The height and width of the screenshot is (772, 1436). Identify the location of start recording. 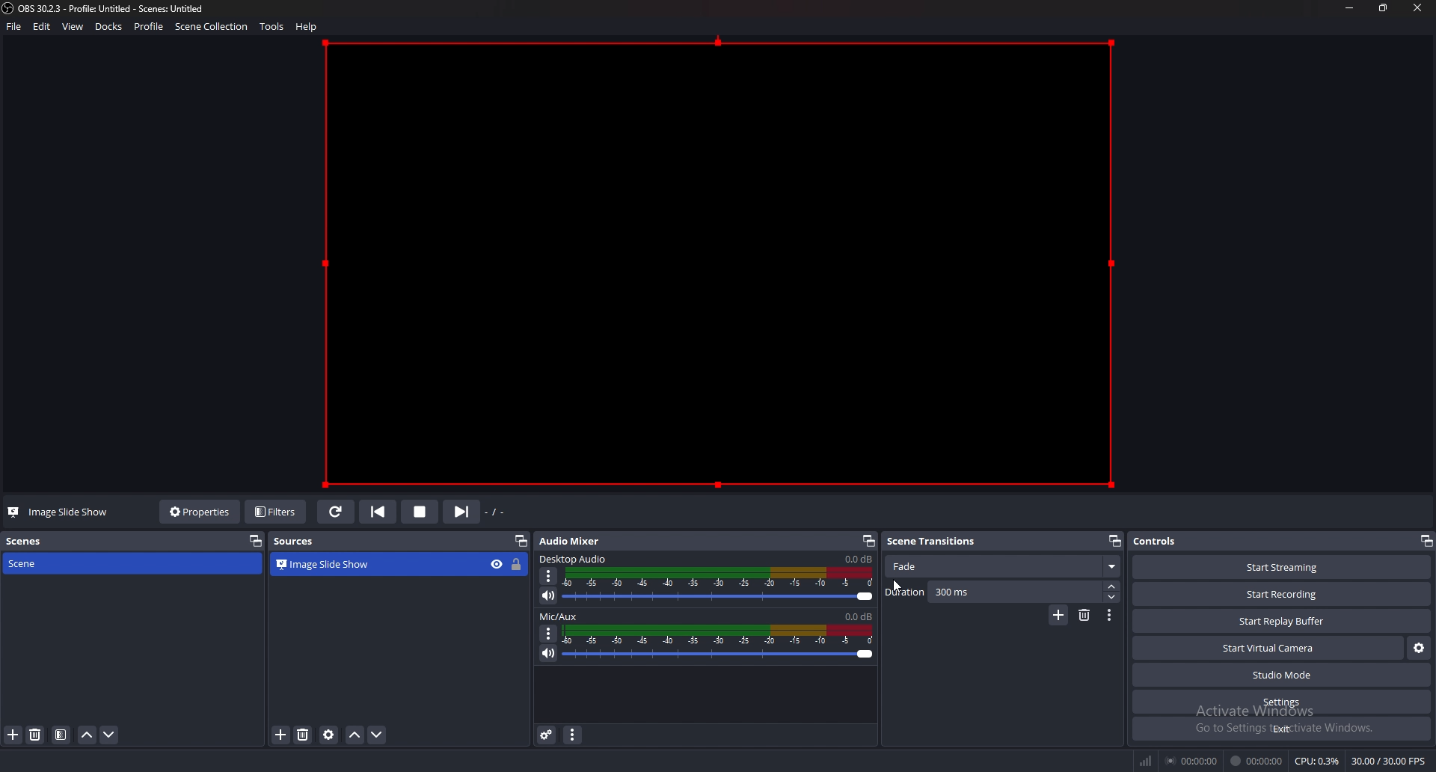
(1284, 593).